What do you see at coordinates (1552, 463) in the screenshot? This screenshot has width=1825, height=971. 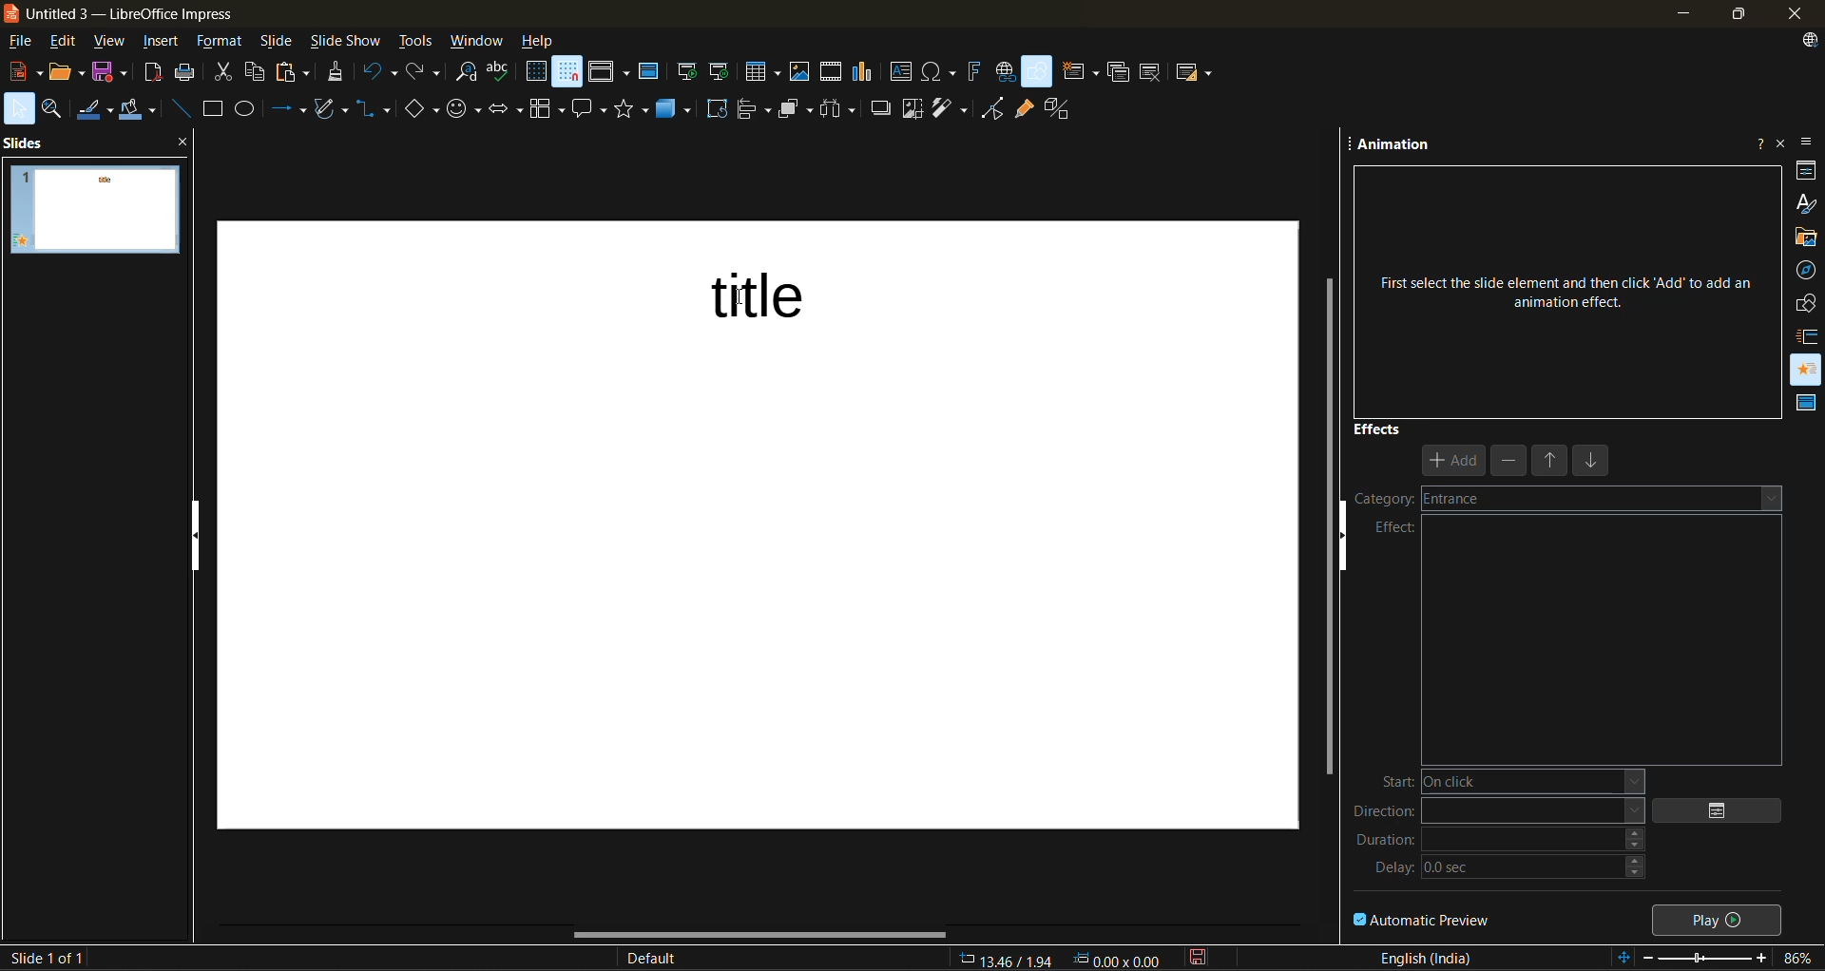 I see `move up` at bounding box center [1552, 463].